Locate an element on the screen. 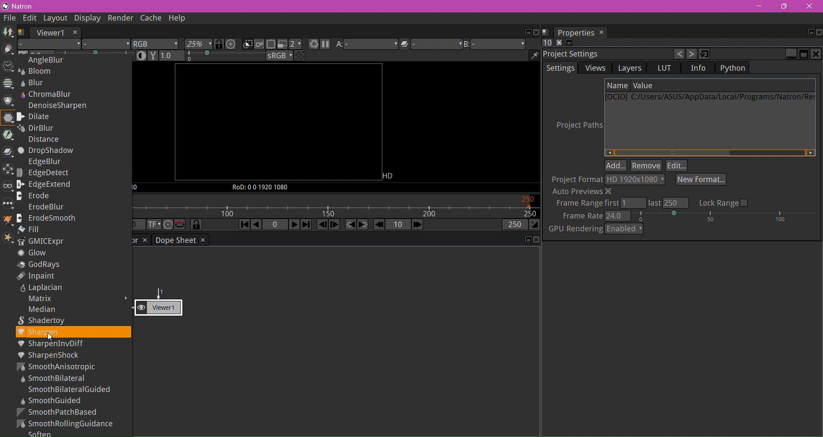 The image size is (823, 437). First frame is located at coordinates (243, 225).